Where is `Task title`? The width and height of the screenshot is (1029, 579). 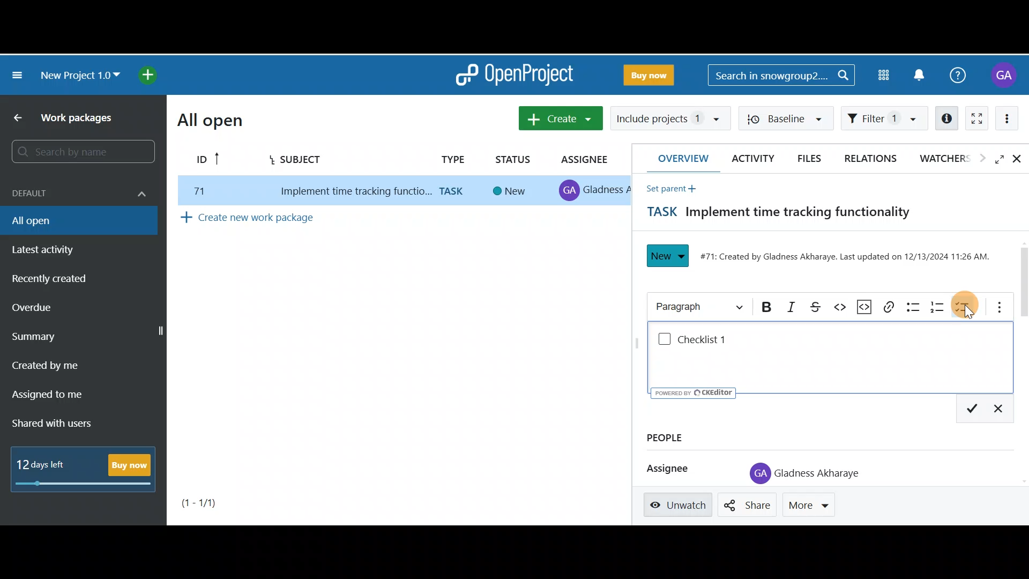 Task title is located at coordinates (771, 214).